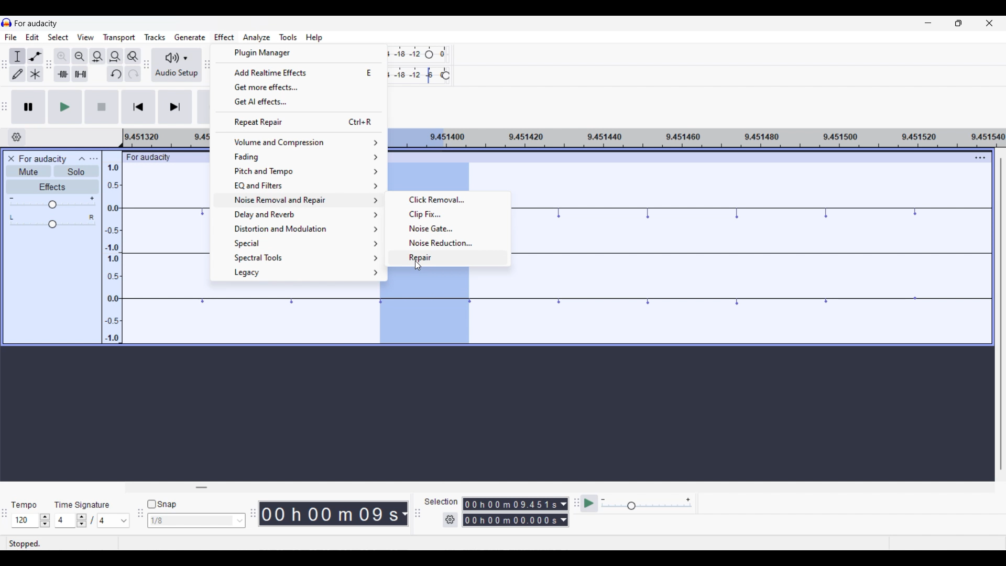 Image resolution: width=1006 pixels, height=566 pixels. I want to click on Software name, so click(36, 24).